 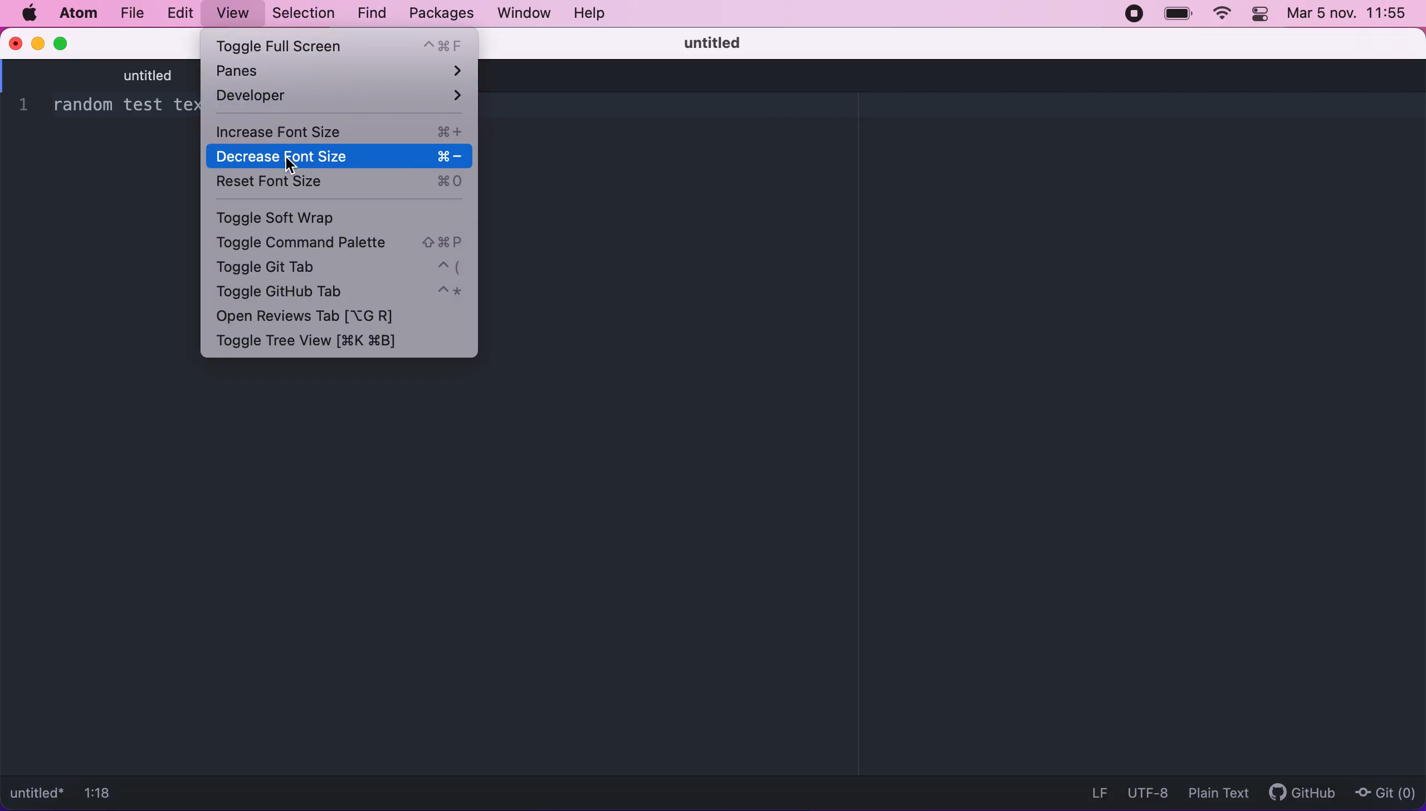 I want to click on Git (0), so click(x=1384, y=794).